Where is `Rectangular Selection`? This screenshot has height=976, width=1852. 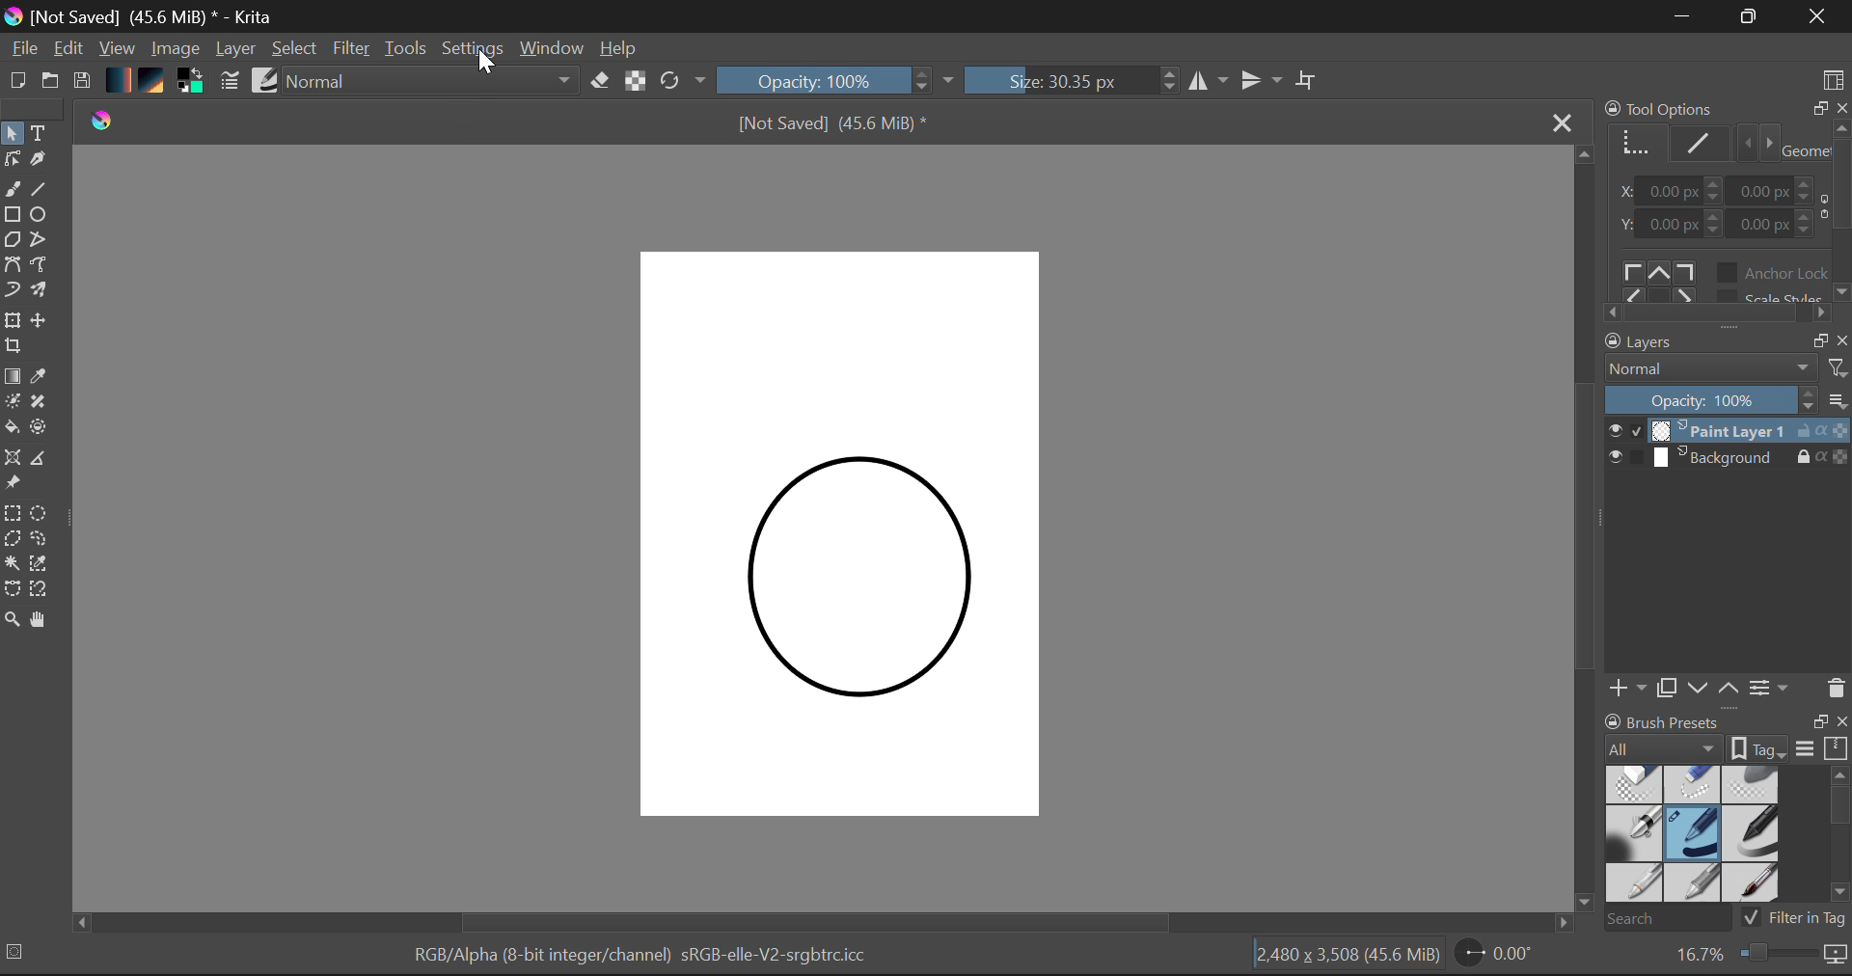
Rectangular Selection is located at coordinates (14, 513).